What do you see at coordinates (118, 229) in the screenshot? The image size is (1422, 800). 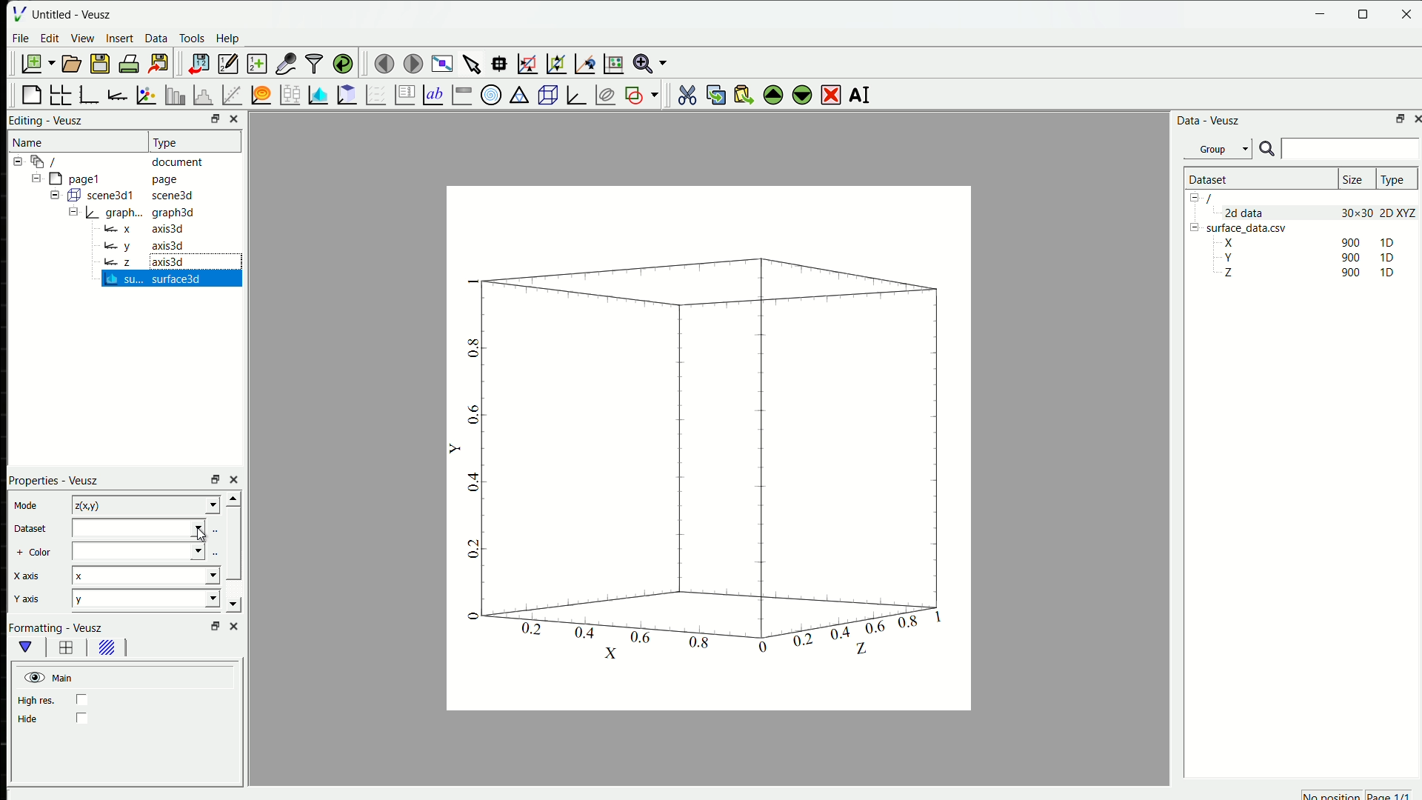 I see `x` at bounding box center [118, 229].